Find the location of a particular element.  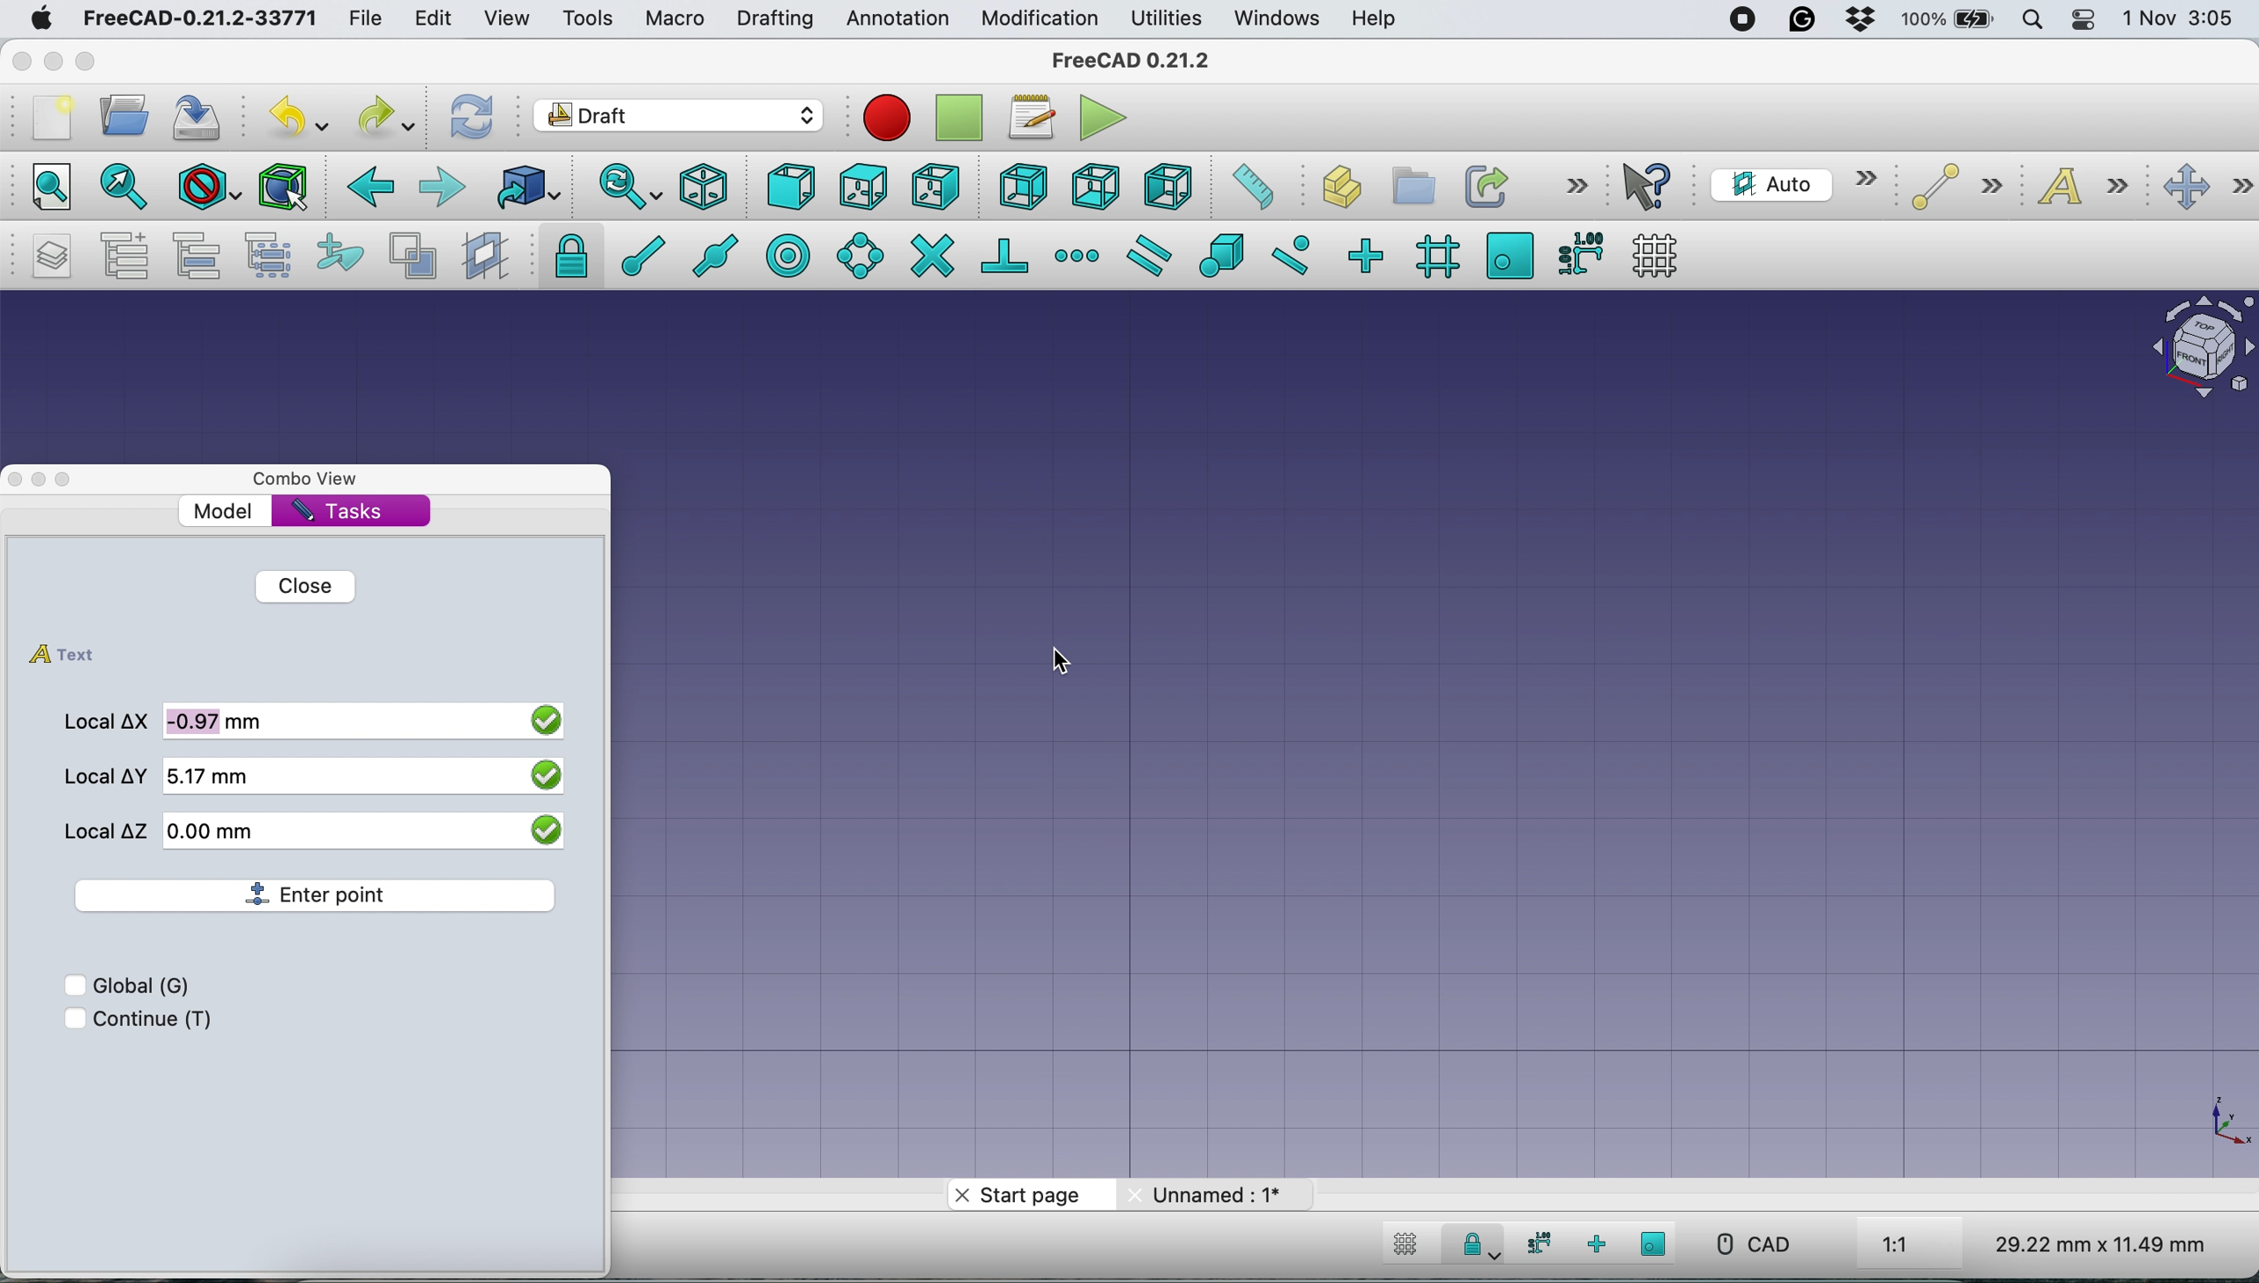

cad is located at coordinates (1761, 1247).